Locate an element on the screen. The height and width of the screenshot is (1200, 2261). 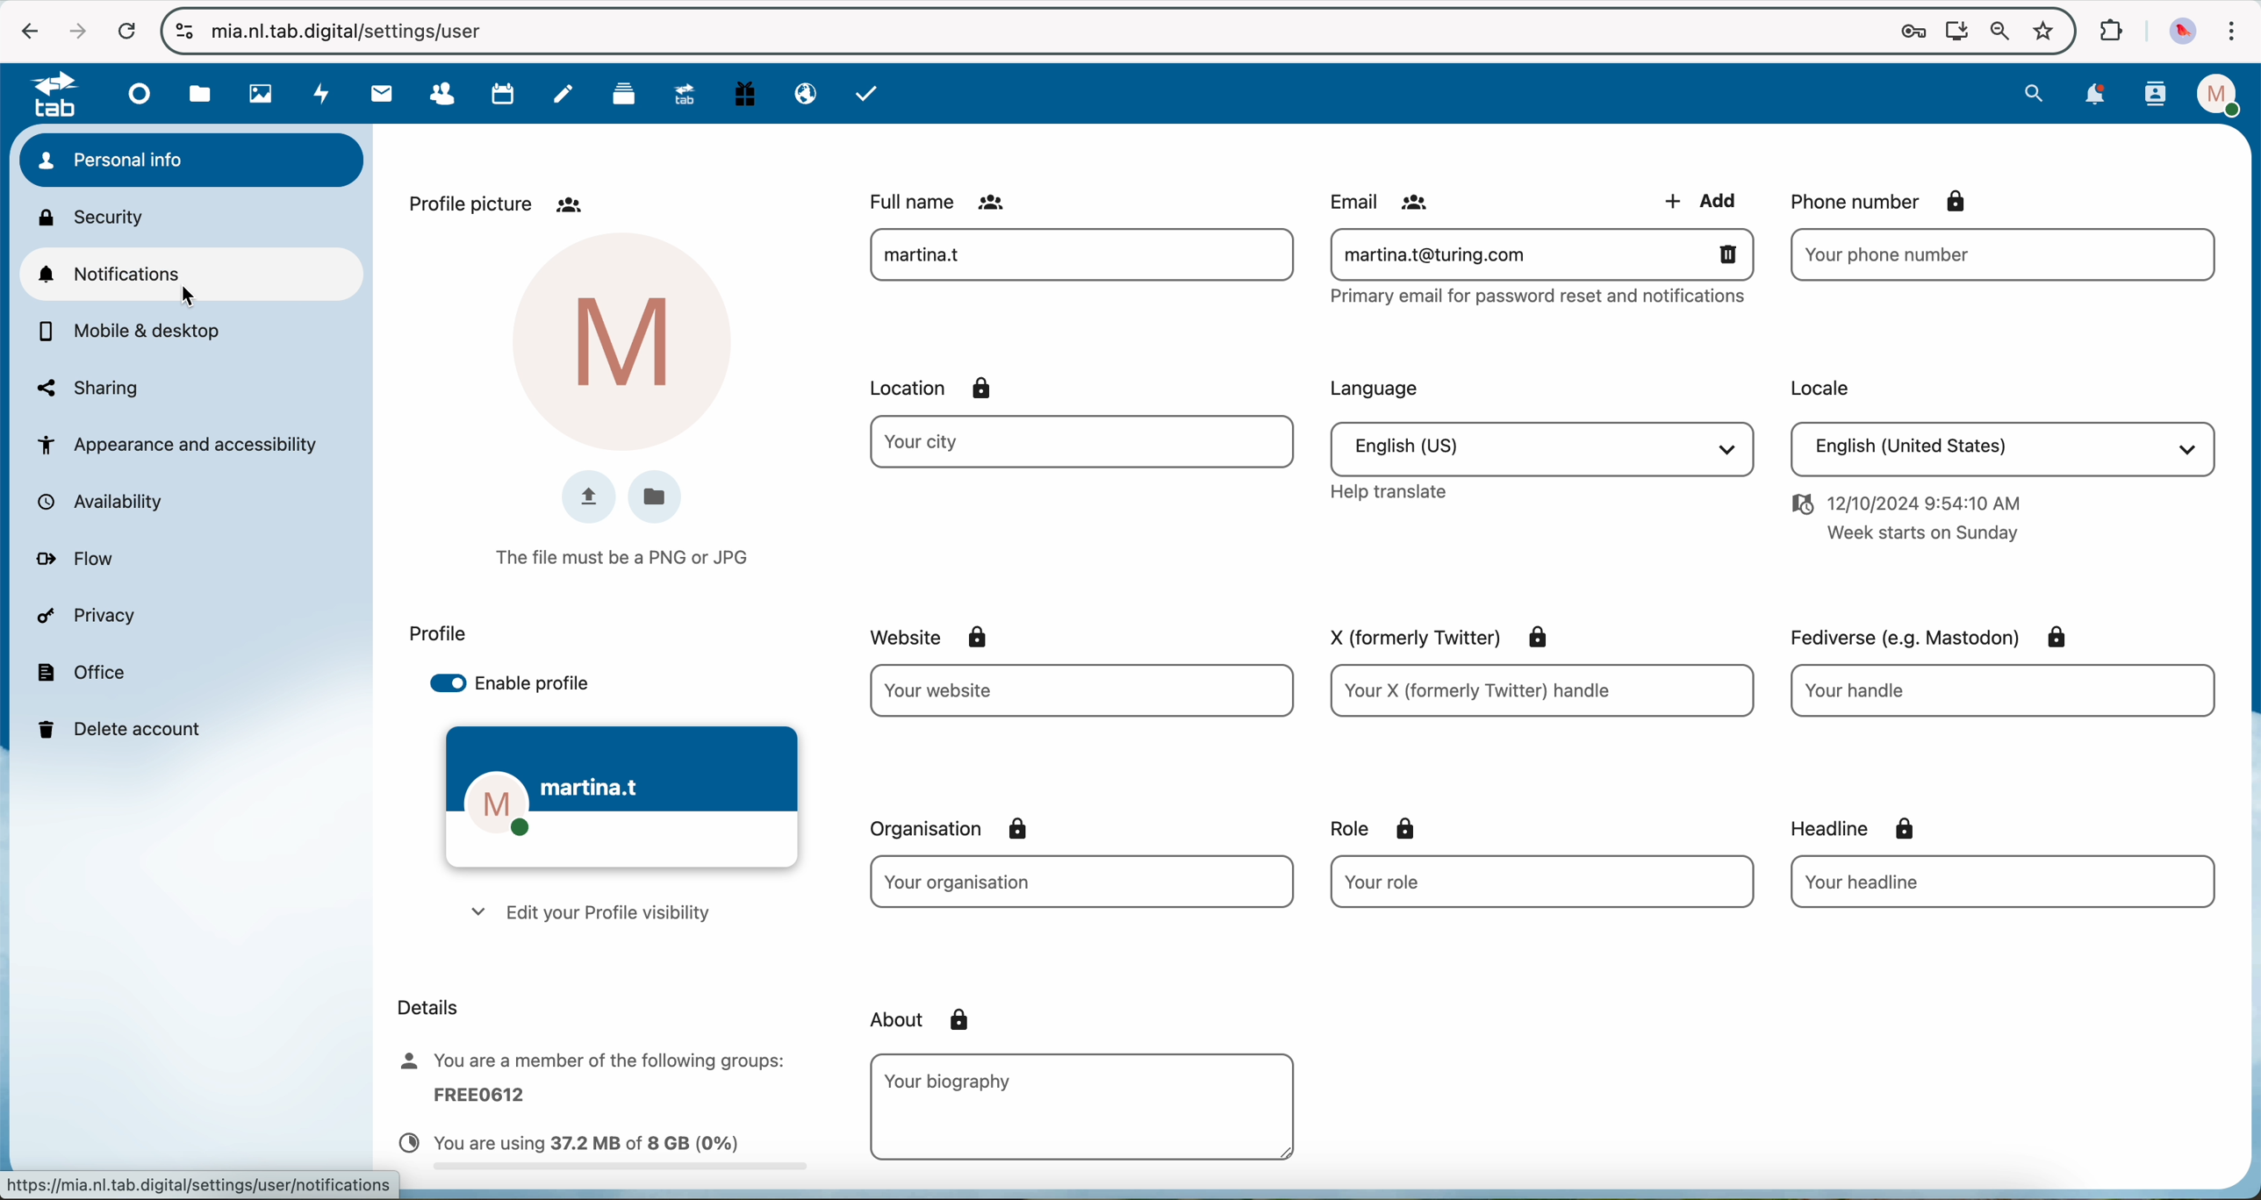
edit your profile visibility is located at coordinates (599, 915).